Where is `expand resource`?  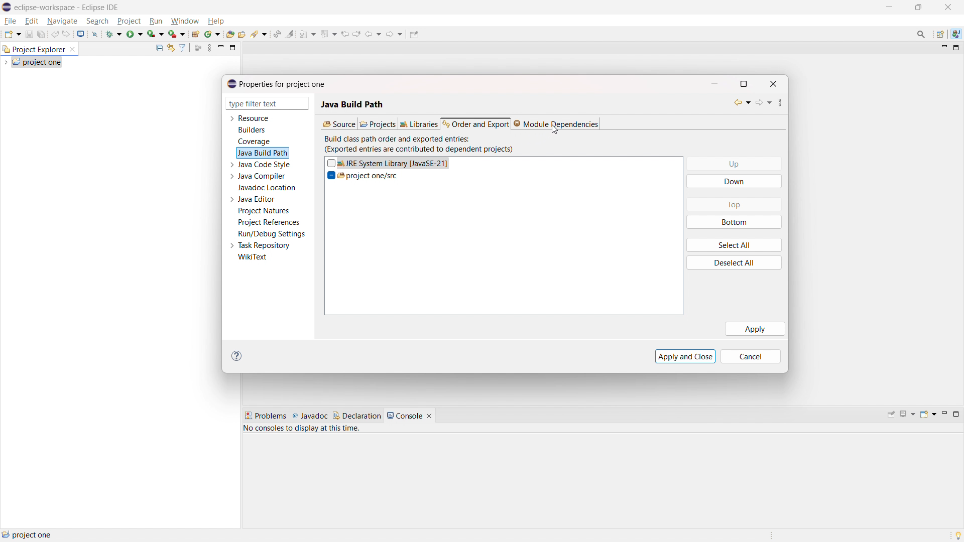 expand resource is located at coordinates (231, 119).